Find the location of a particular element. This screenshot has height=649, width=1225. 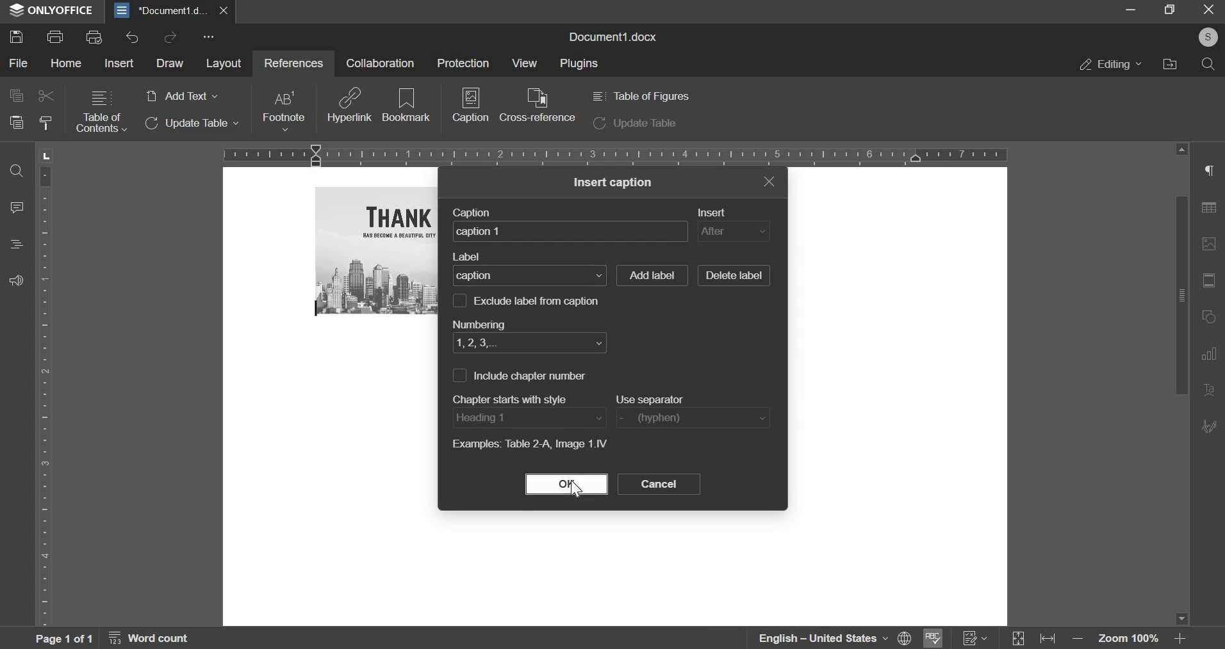

Zoom out is located at coordinates (1081, 641).